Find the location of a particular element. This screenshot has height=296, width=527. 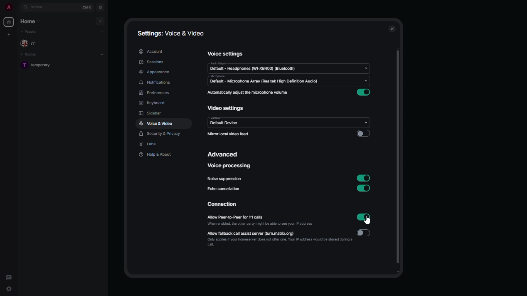

disabled is located at coordinates (364, 233).